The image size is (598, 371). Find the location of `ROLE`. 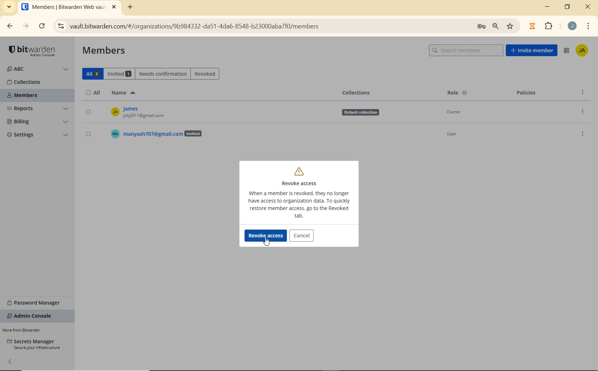

ROLE is located at coordinates (457, 94).